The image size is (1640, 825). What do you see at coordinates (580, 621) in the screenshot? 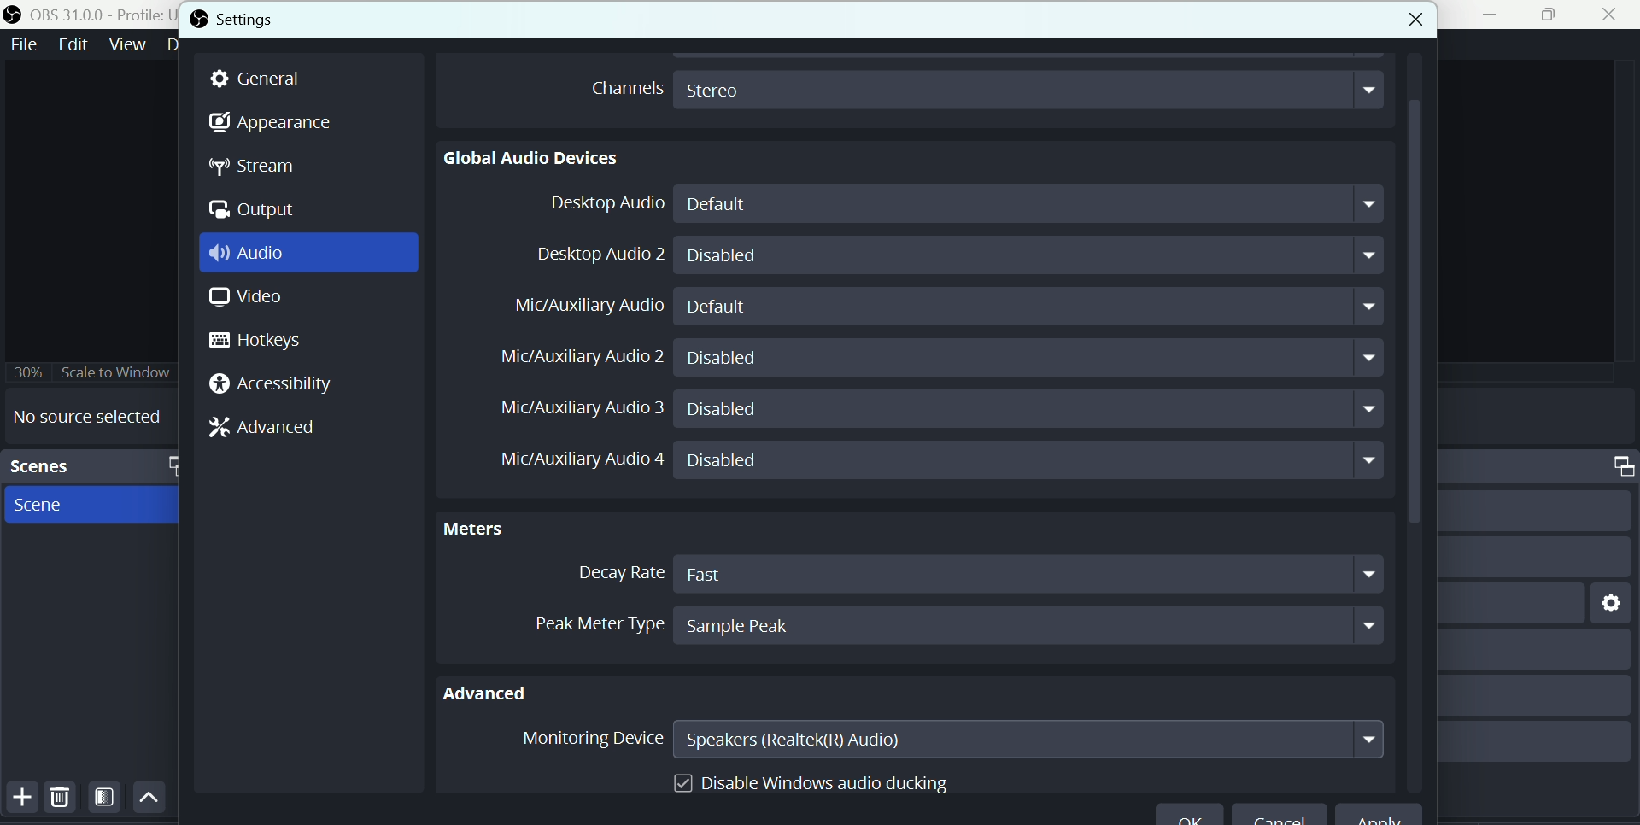
I see `Peak meter Type` at bounding box center [580, 621].